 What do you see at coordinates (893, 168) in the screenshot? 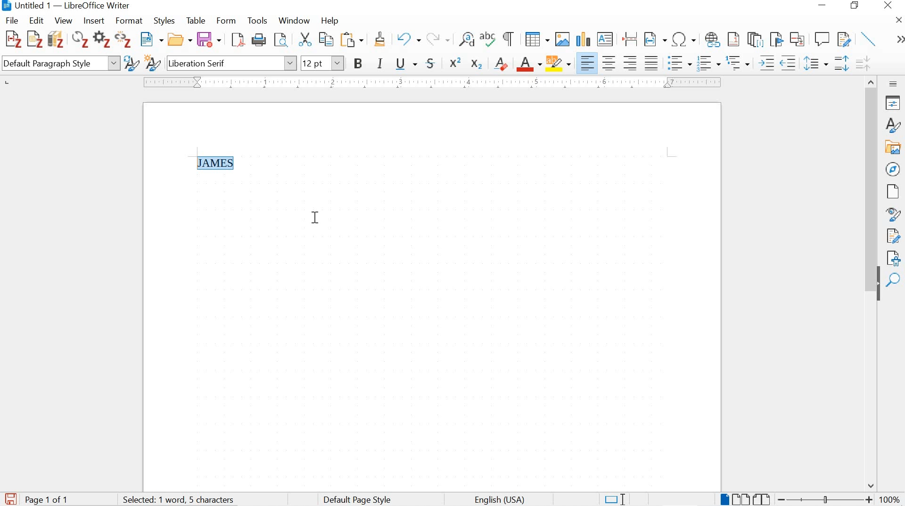
I see `navigator` at bounding box center [893, 168].